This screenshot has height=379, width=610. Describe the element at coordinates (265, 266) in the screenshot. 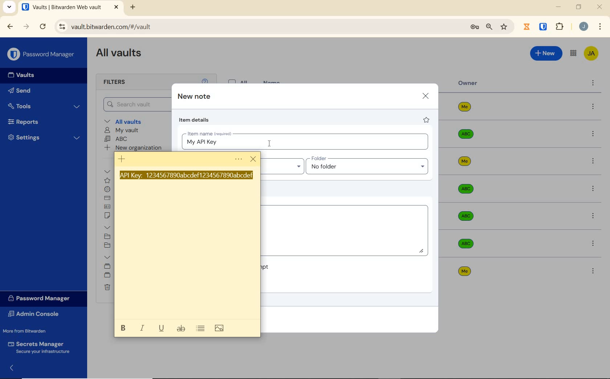

I see `Master password re-prompt` at that location.